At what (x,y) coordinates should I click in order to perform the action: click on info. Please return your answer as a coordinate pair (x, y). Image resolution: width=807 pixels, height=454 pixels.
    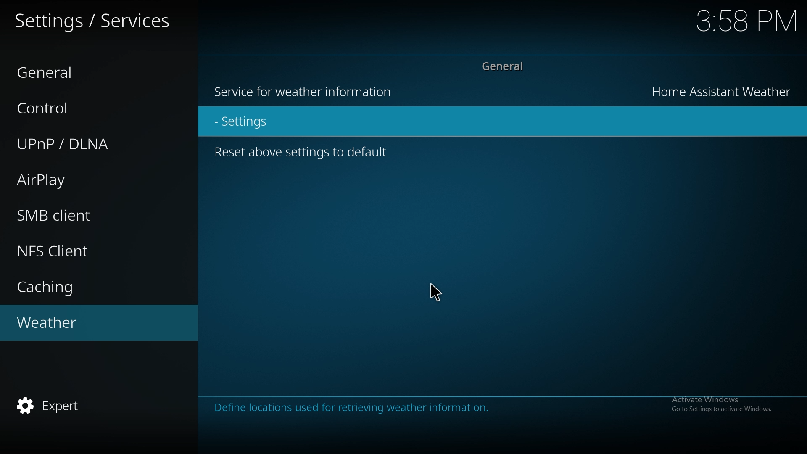
    Looking at the image, I should click on (399, 407).